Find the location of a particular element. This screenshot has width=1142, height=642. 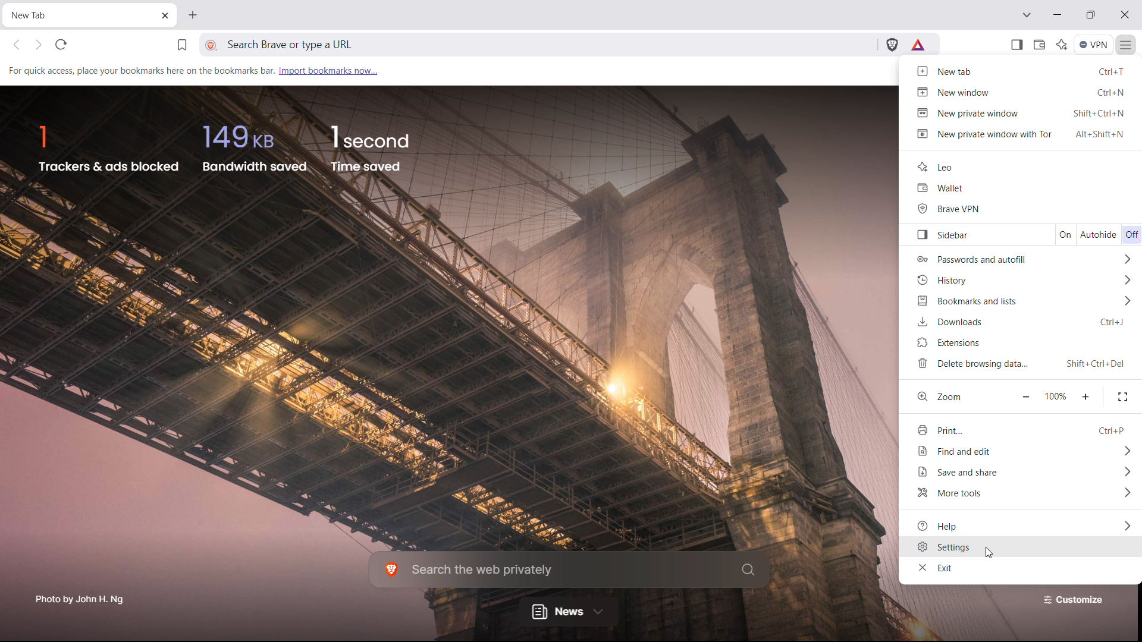

Photo by John H. Ng is located at coordinates (79, 597).